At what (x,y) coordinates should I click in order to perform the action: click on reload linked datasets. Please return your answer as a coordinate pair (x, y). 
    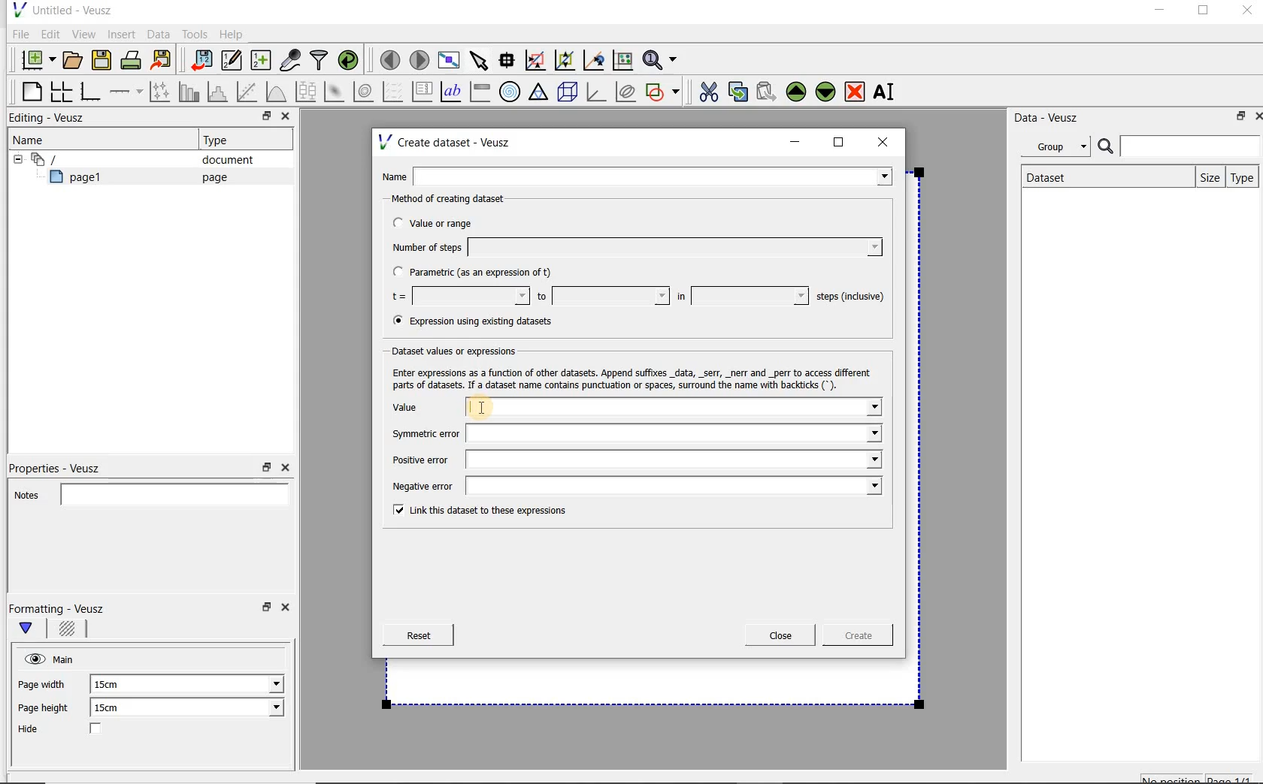
    Looking at the image, I should click on (351, 61).